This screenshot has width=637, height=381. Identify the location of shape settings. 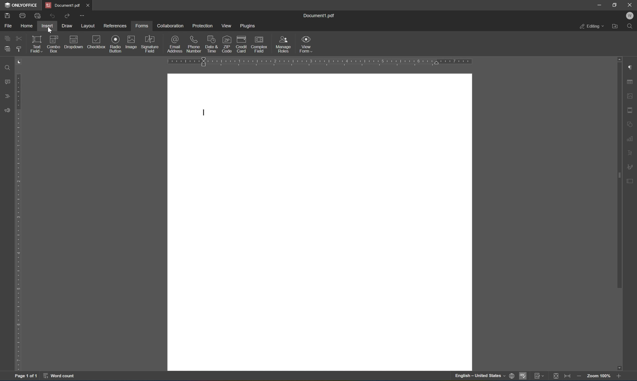
(631, 123).